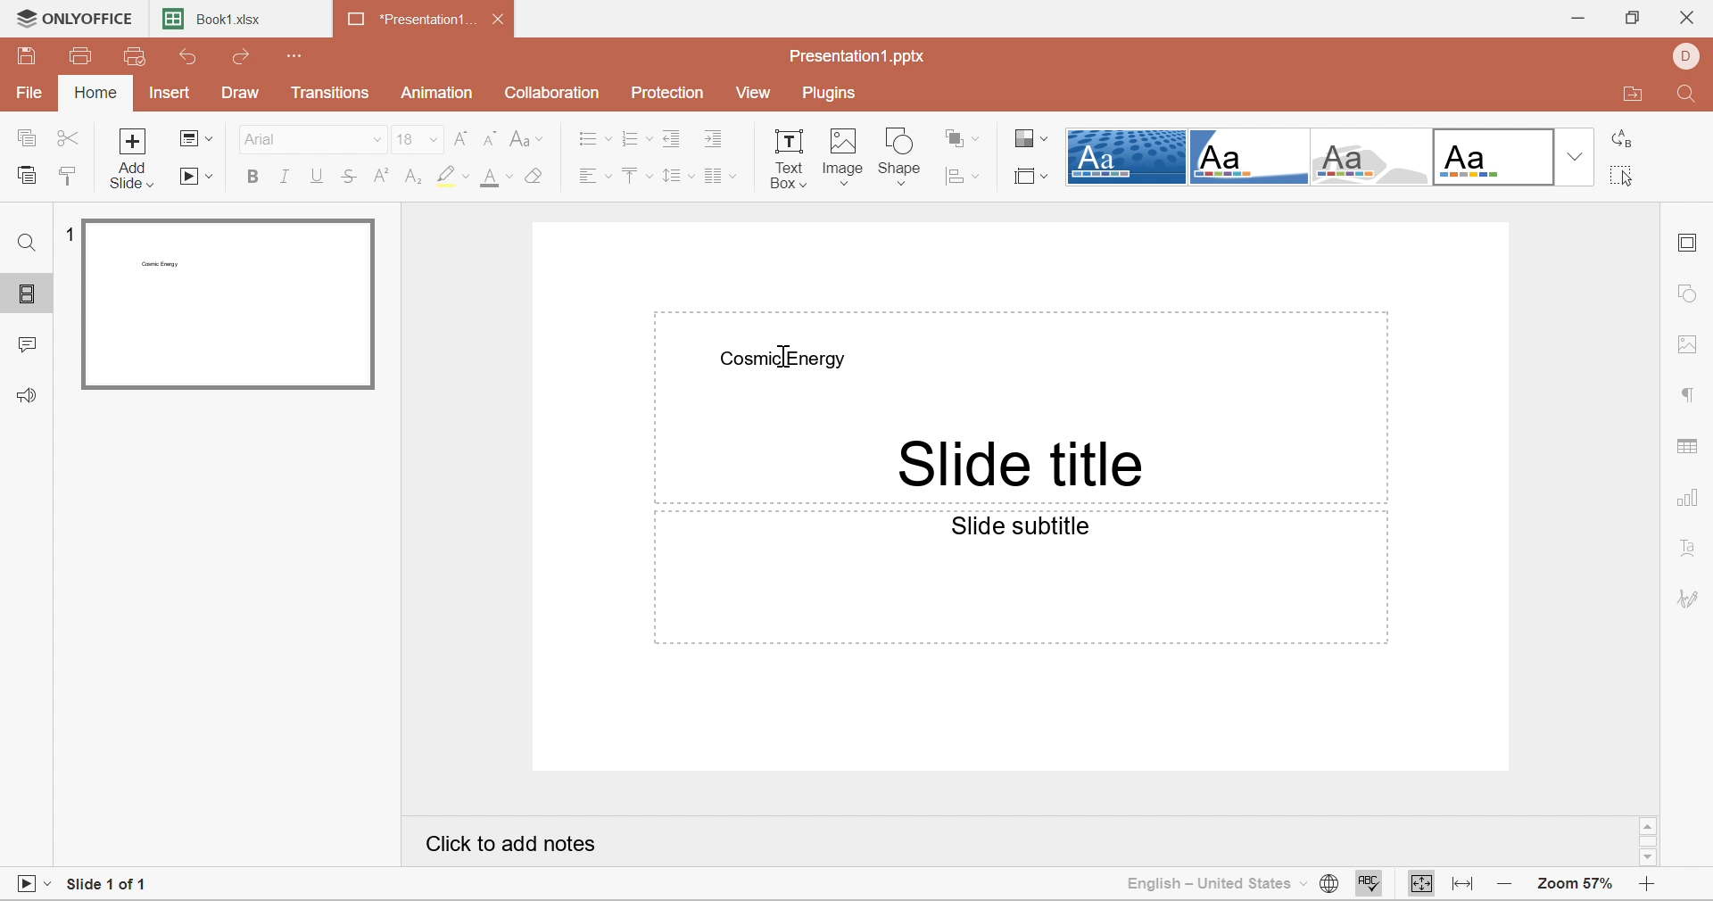  Describe the element at coordinates (84, 56) in the screenshot. I see `Print` at that location.